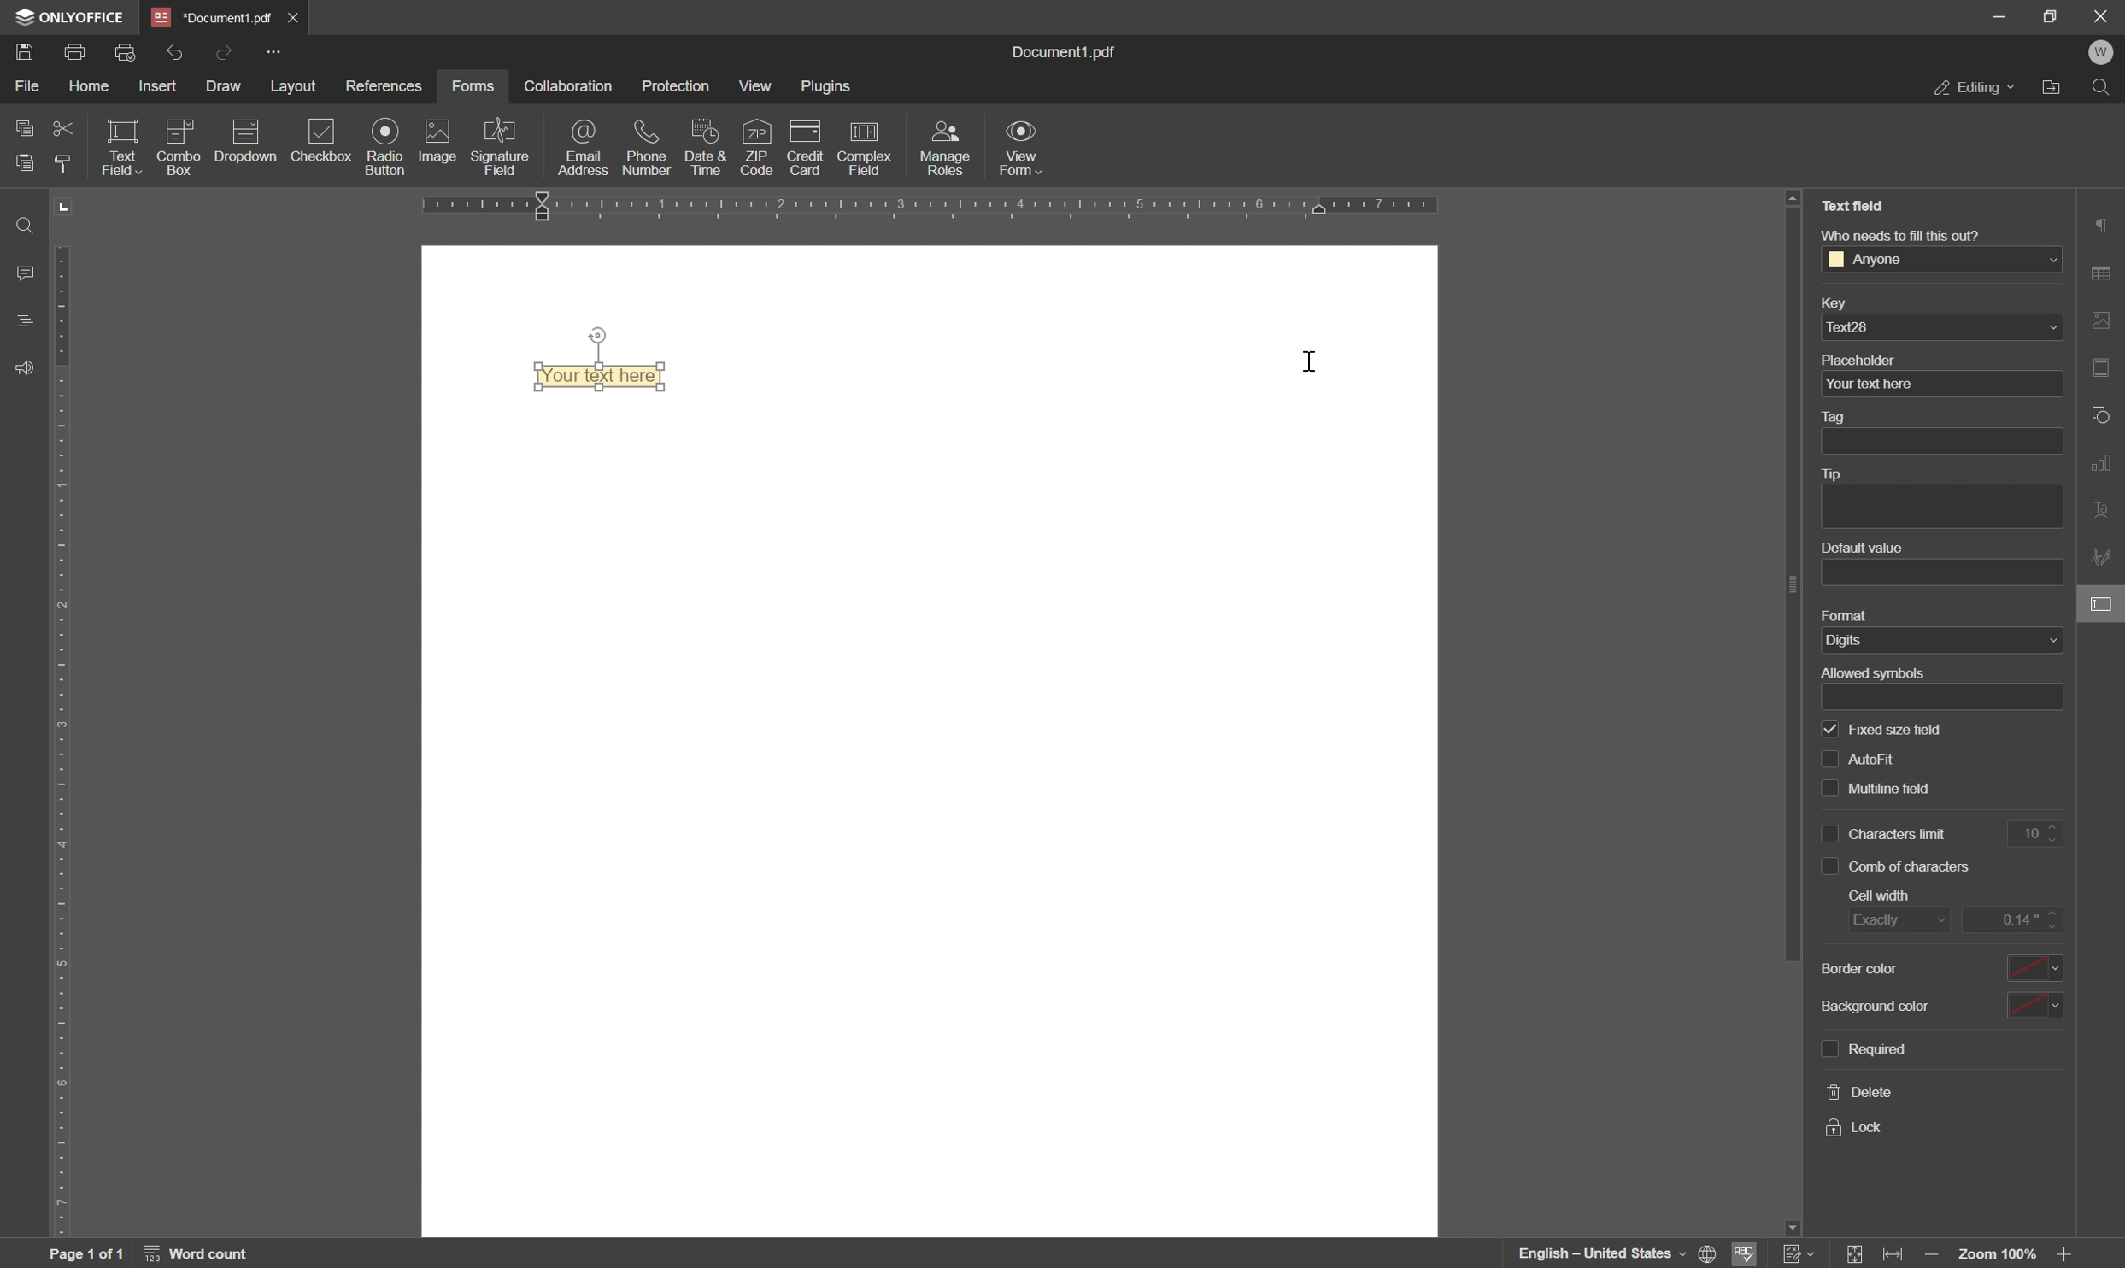 This screenshot has height=1268, width=2125. I want to click on copy style, so click(64, 164).